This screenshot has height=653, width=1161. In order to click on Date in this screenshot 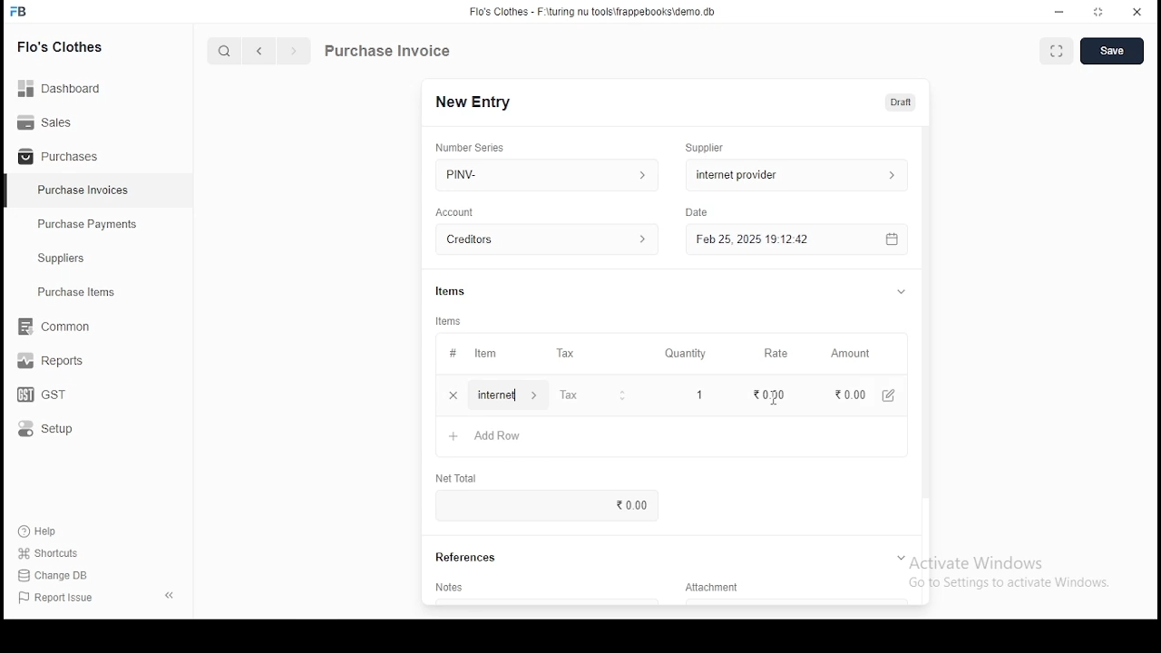, I will do `click(698, 213)`.